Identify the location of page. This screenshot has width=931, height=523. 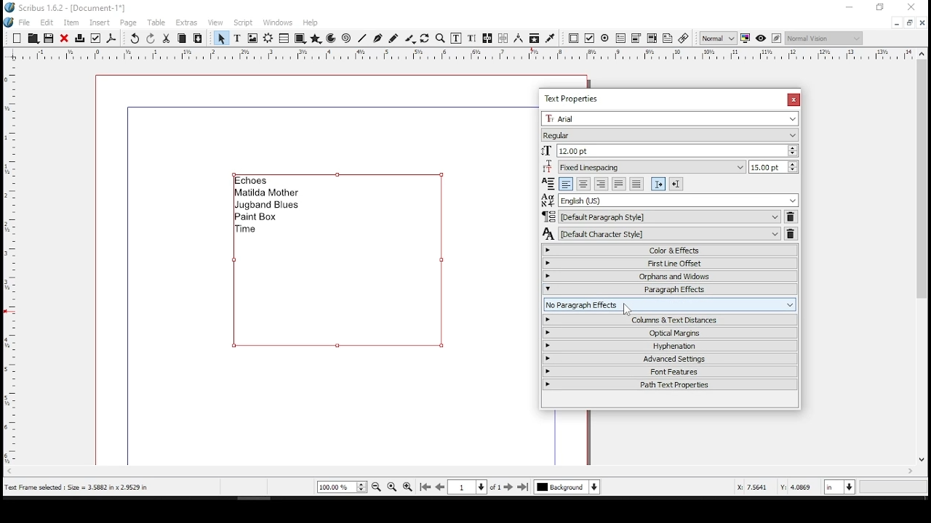
(129, 23).